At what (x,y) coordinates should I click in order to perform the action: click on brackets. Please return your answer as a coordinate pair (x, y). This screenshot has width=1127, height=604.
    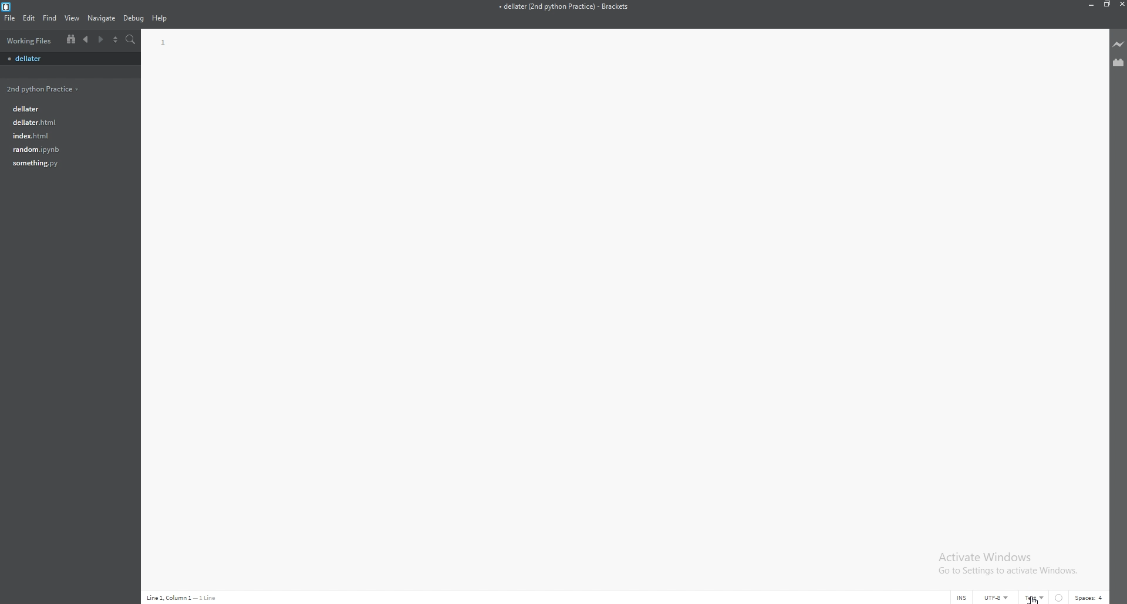
    Looking at the image, I should click on (6, 6).